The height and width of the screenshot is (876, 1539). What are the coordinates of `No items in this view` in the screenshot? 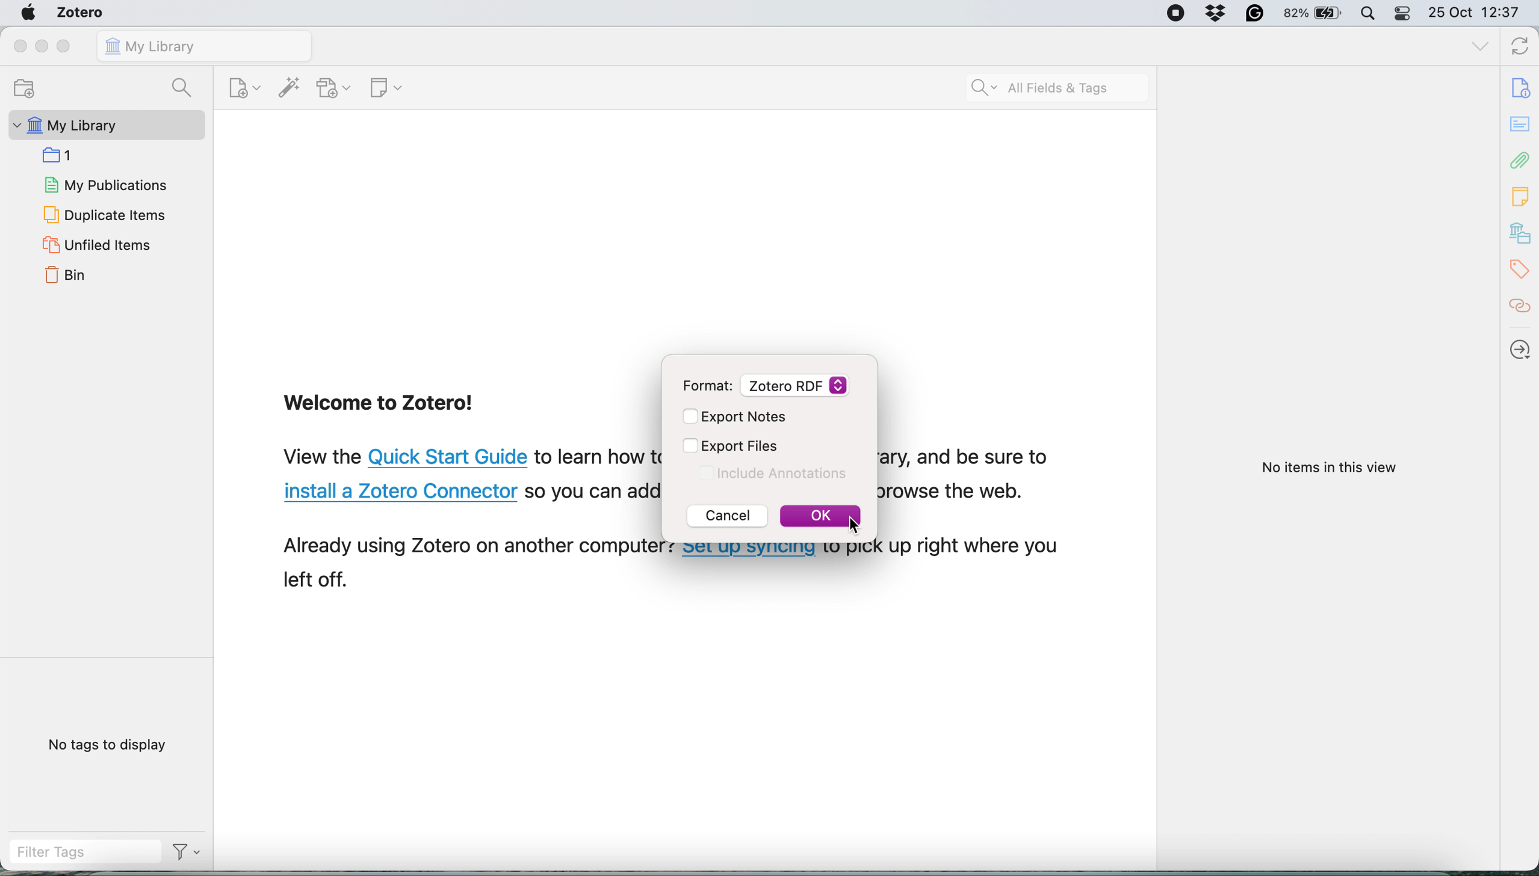 It's located at (1331, 468).